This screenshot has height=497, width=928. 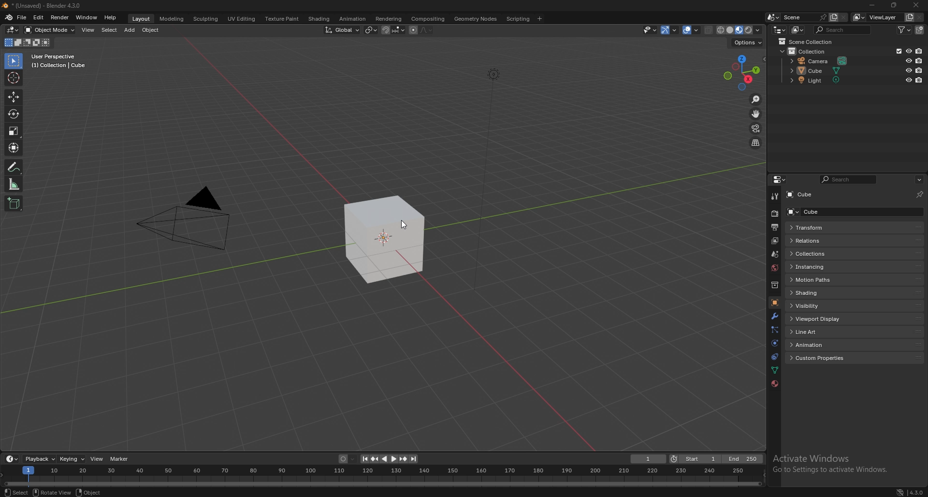 I want to click on file, so click(x=23, y=17).